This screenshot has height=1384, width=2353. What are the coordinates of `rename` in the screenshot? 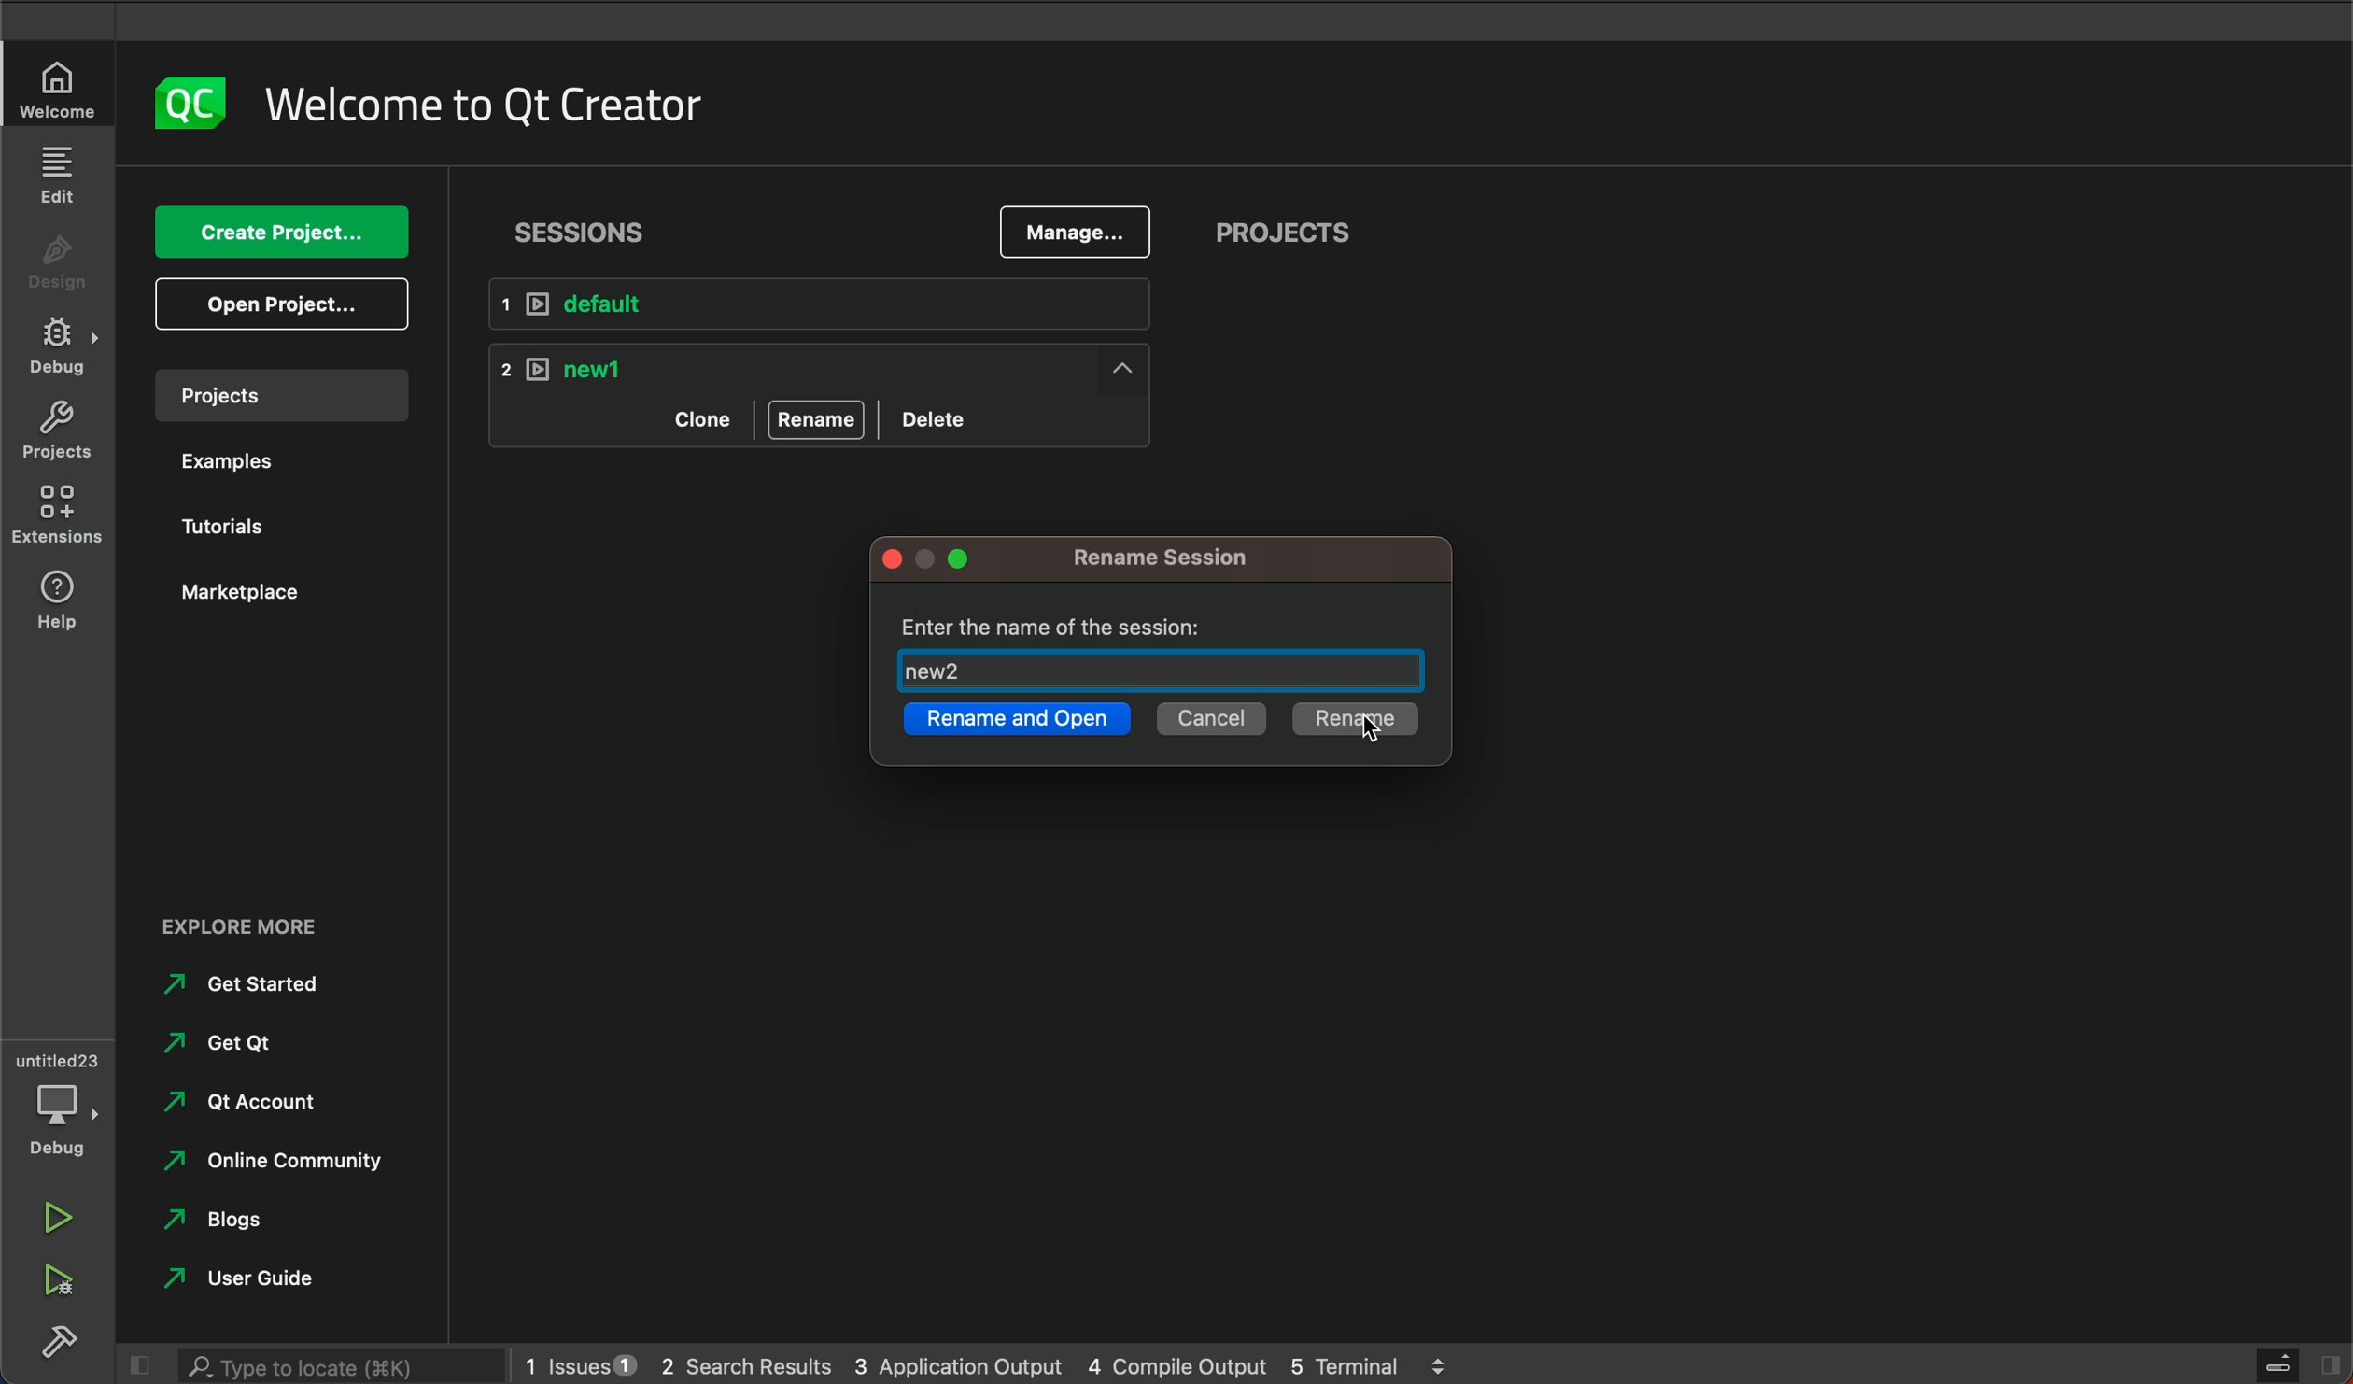 It's located at (817, 419).